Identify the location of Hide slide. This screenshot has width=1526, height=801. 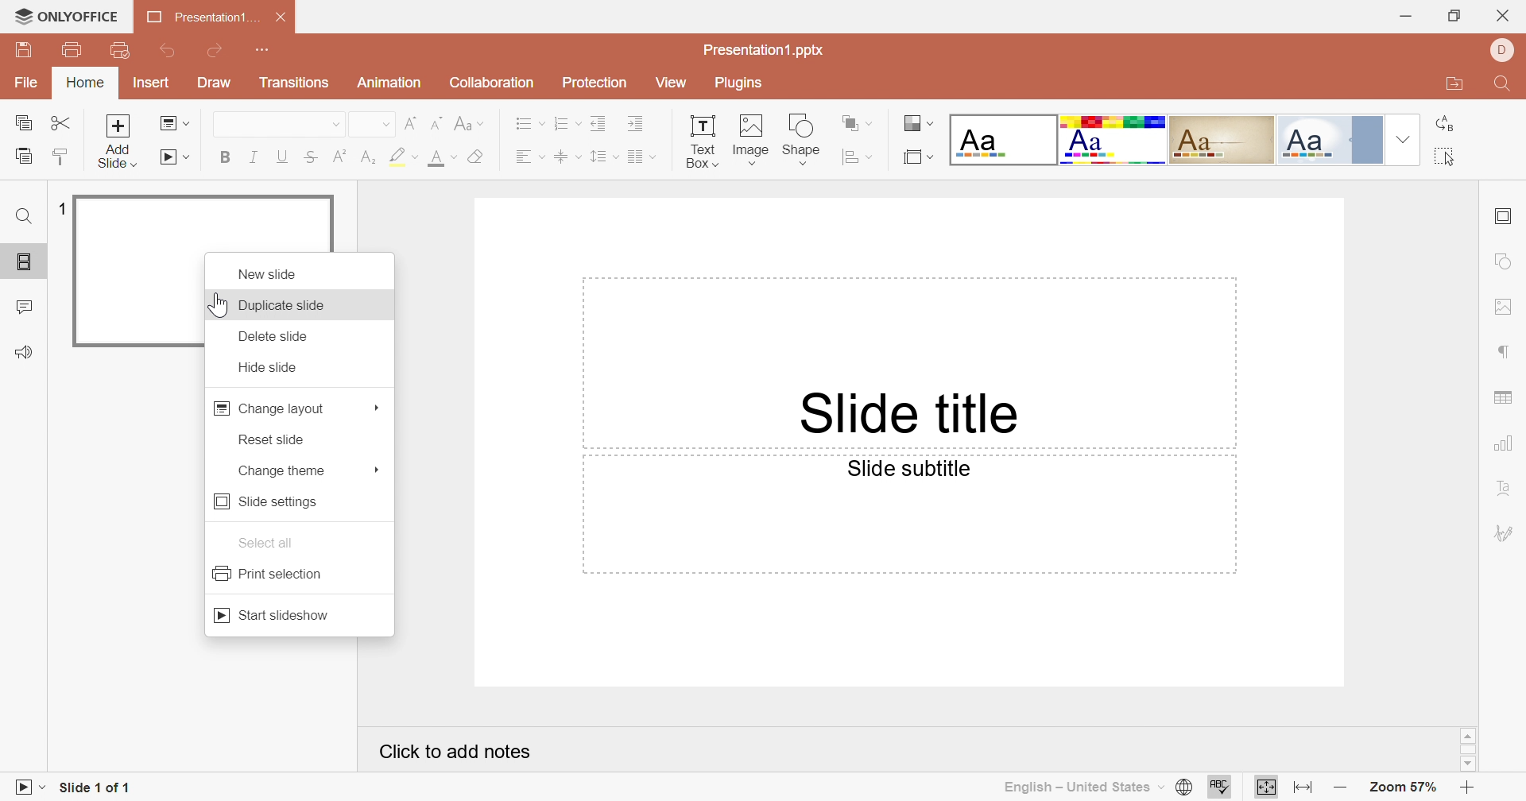
(269, 370).